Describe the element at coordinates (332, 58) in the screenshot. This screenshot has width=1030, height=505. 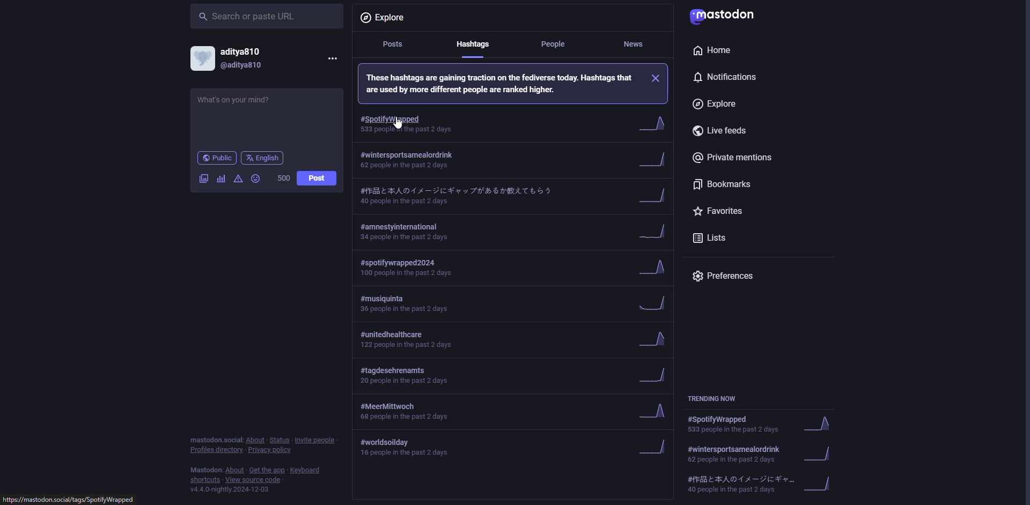
I see `more` at that location.